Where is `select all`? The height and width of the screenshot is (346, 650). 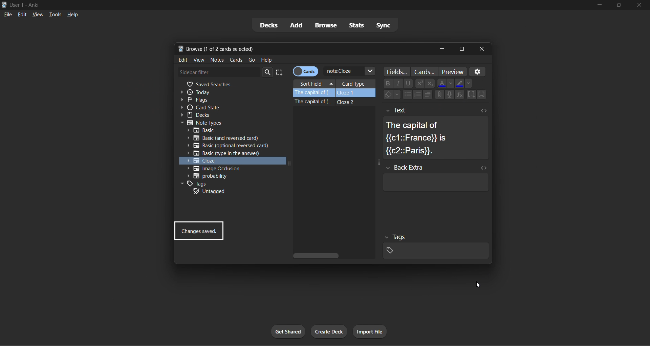
select all is located at coordinates (282, 72).